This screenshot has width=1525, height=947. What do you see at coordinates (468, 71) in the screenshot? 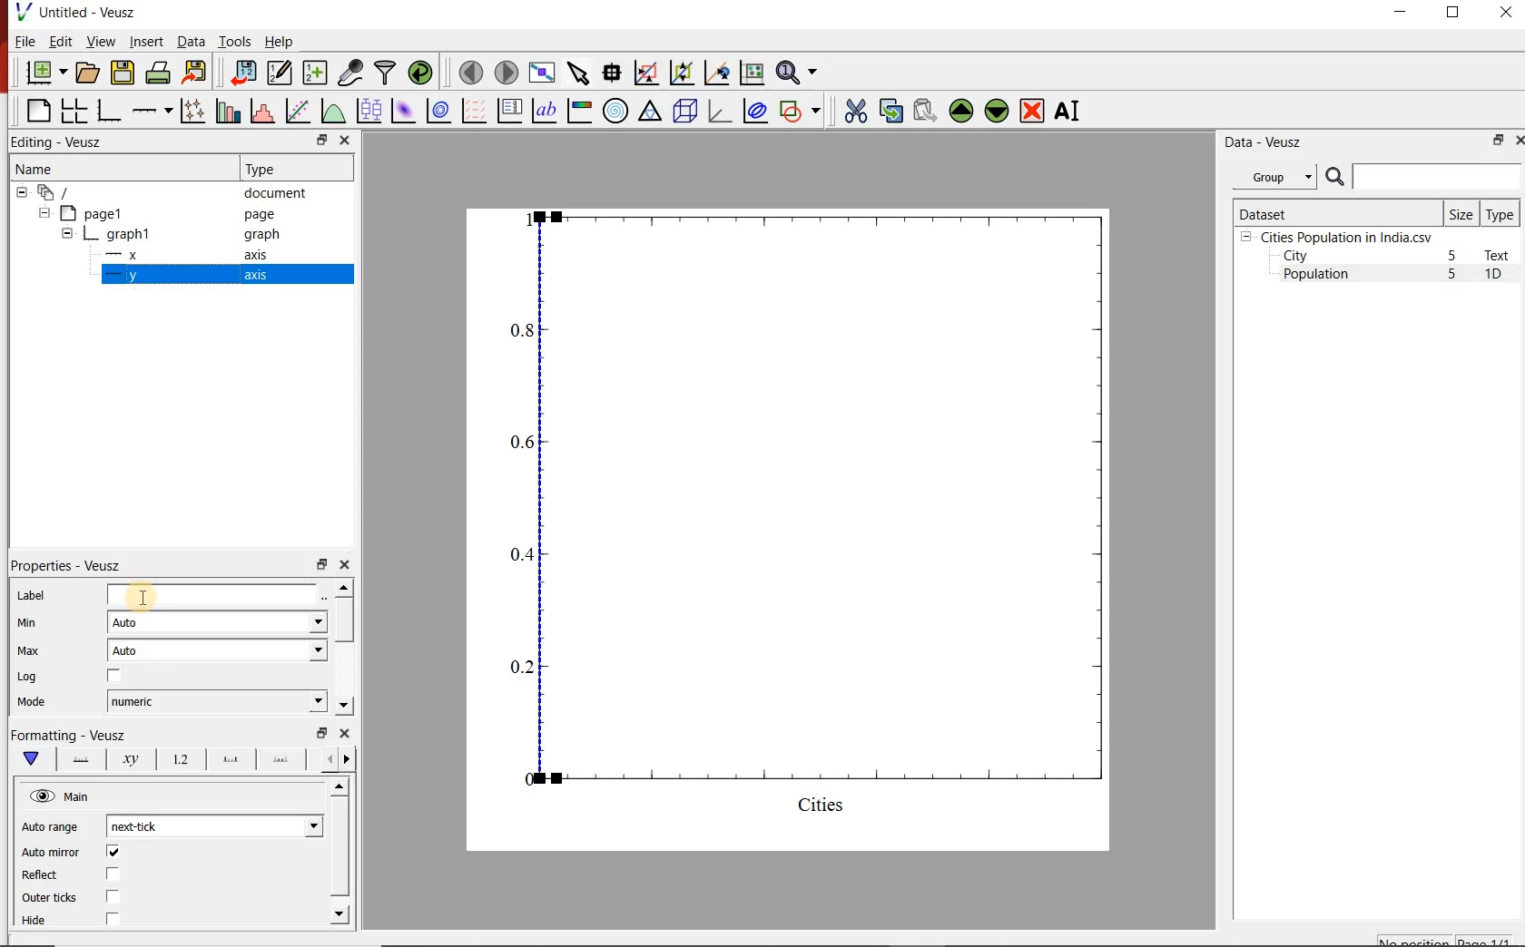
I see `move to the previous page` at bounding box center [468, 71].